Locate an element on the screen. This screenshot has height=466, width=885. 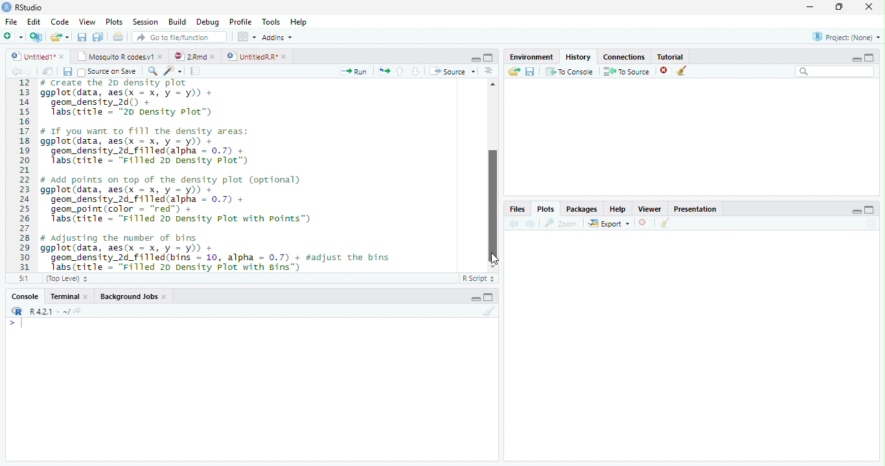
save all open document is located at coordinates (98, 36).